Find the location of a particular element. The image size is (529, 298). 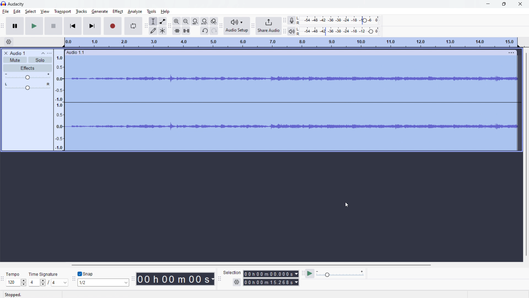

Audacity logo is located at coordinates (4, 4).